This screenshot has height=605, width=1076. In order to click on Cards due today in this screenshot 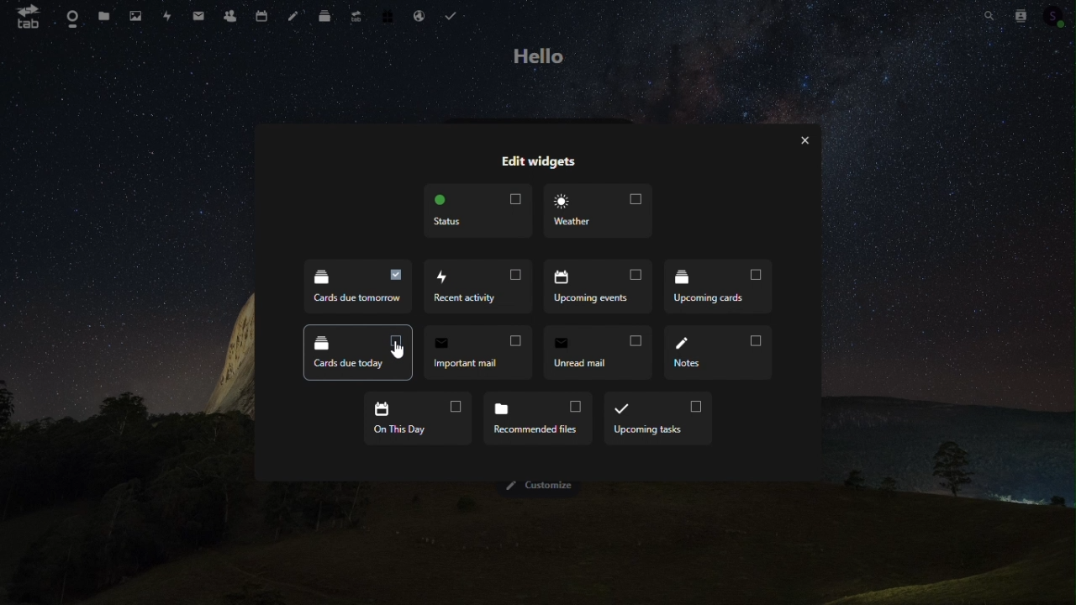, I will do `click(358, 352)`.